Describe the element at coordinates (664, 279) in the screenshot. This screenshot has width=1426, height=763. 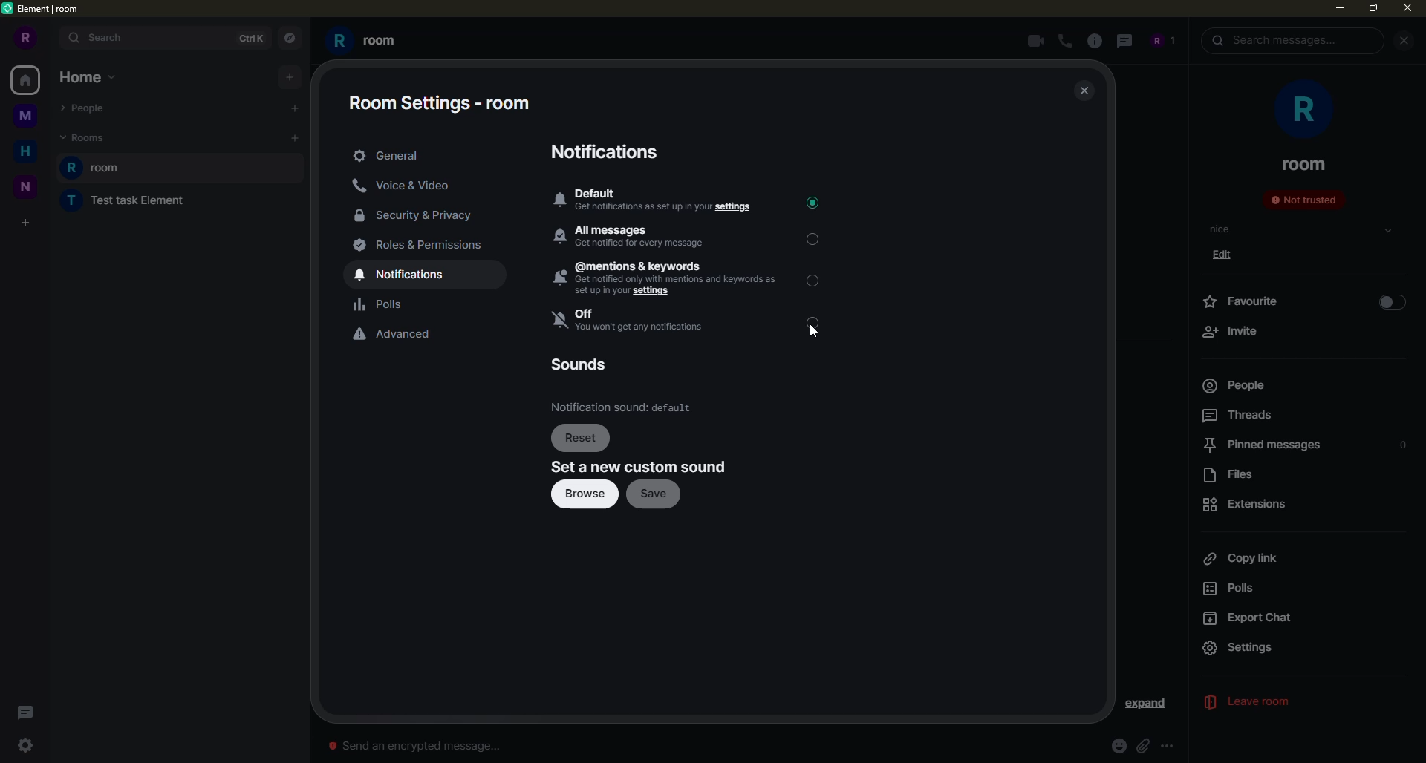
I see `@mentions` at that location.